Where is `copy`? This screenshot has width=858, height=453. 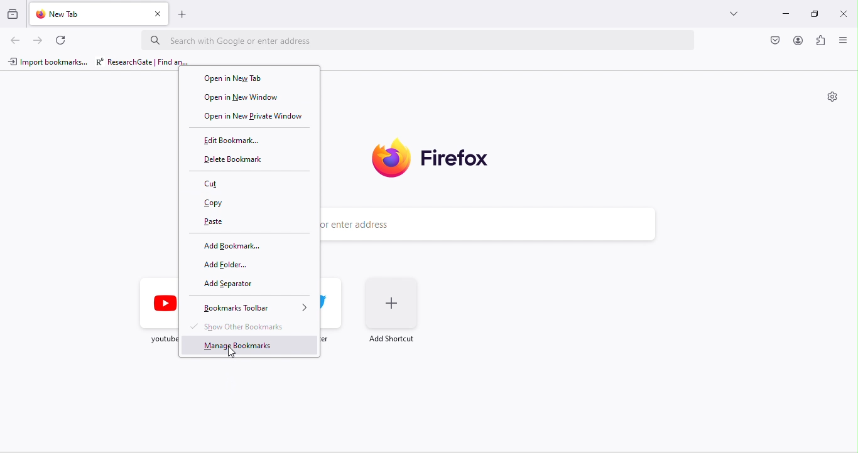
copy is located at coordinates (218, 203).